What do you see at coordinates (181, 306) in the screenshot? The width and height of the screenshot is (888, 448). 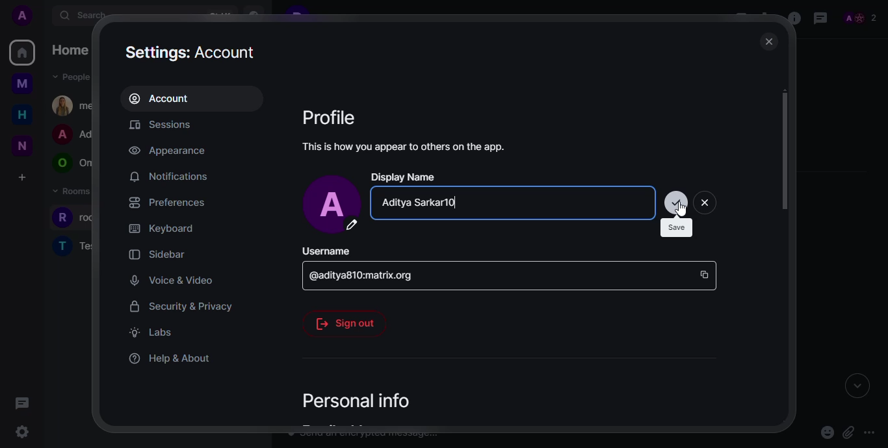 I see `security` at bounding box center [181, 306].